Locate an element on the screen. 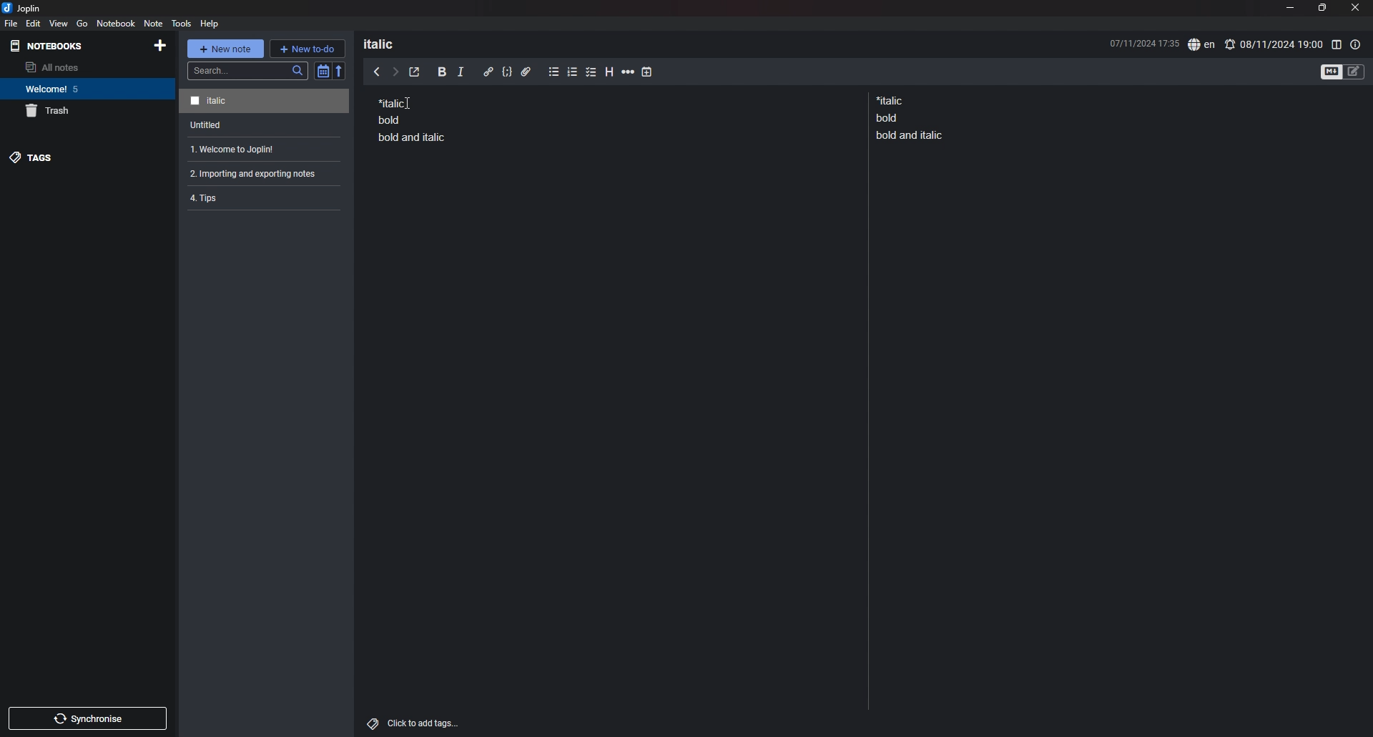 The width and height of the screenshot is (1373, 737). toggle editor layout is located at coordinates (1336, 44).